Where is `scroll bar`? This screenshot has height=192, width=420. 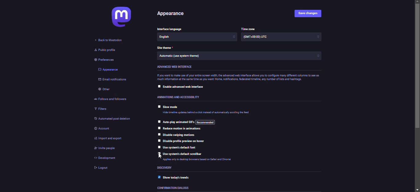 scroll bar is located at coordinates (417, 95).